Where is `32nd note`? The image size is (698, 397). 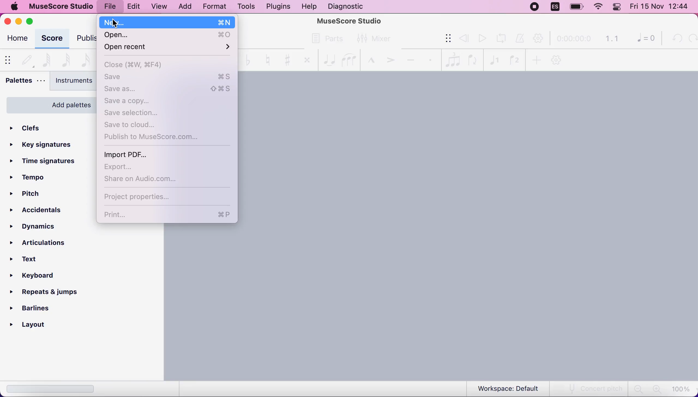
32nd note is located at coordinates (65, 60).